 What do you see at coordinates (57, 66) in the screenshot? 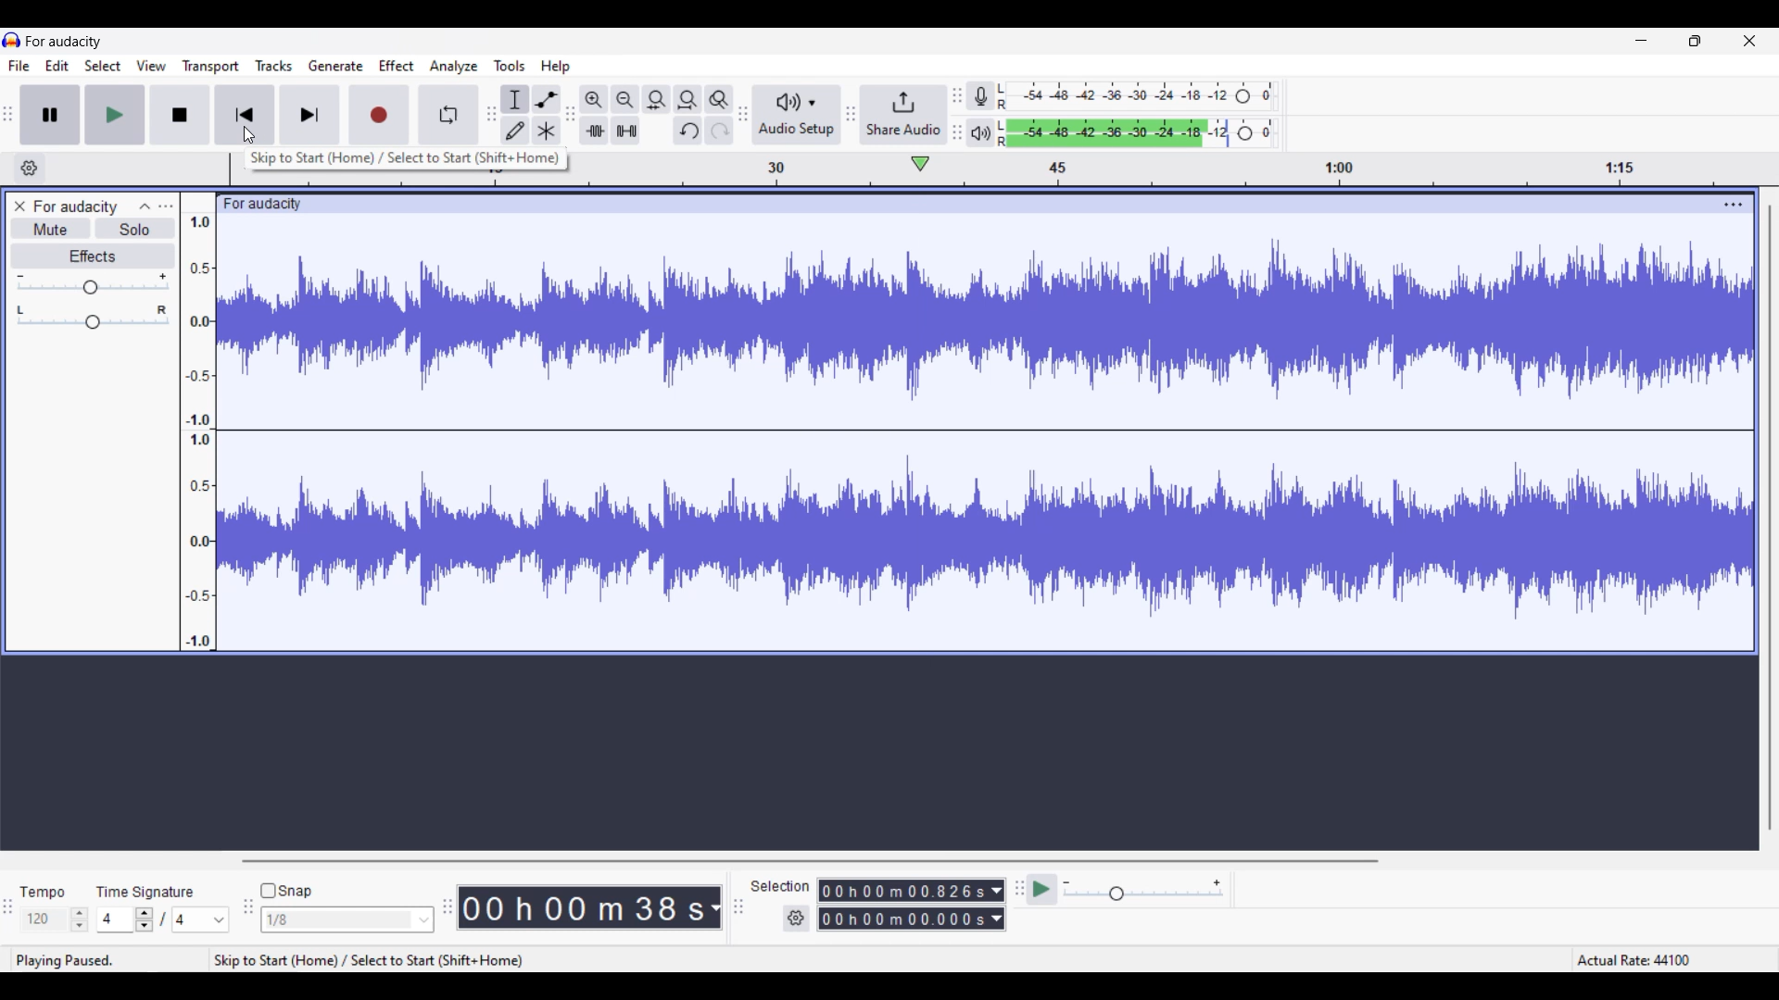
I see `Edit menu` at bounding box center [57, 66].